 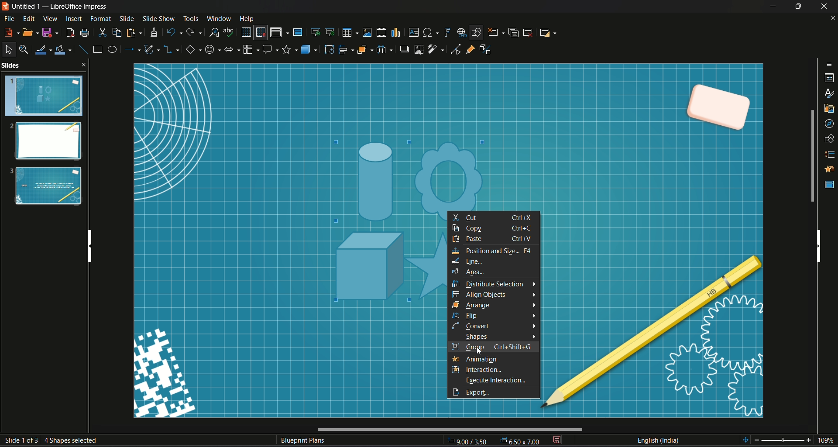 I want to click on connect, so click(x=474, y=326).